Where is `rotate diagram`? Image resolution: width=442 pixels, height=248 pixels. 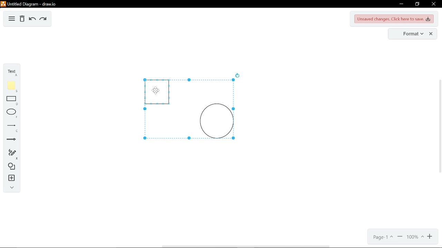 rotate diagram is located at coordinates (238, 75).